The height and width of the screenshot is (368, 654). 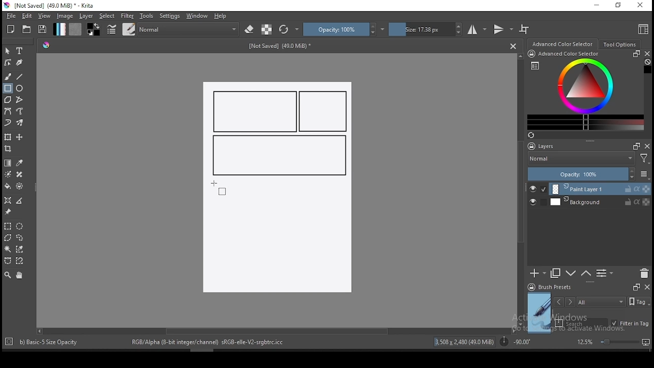 I want to click on transform a layer or a selection, so click(x=8, y=136).